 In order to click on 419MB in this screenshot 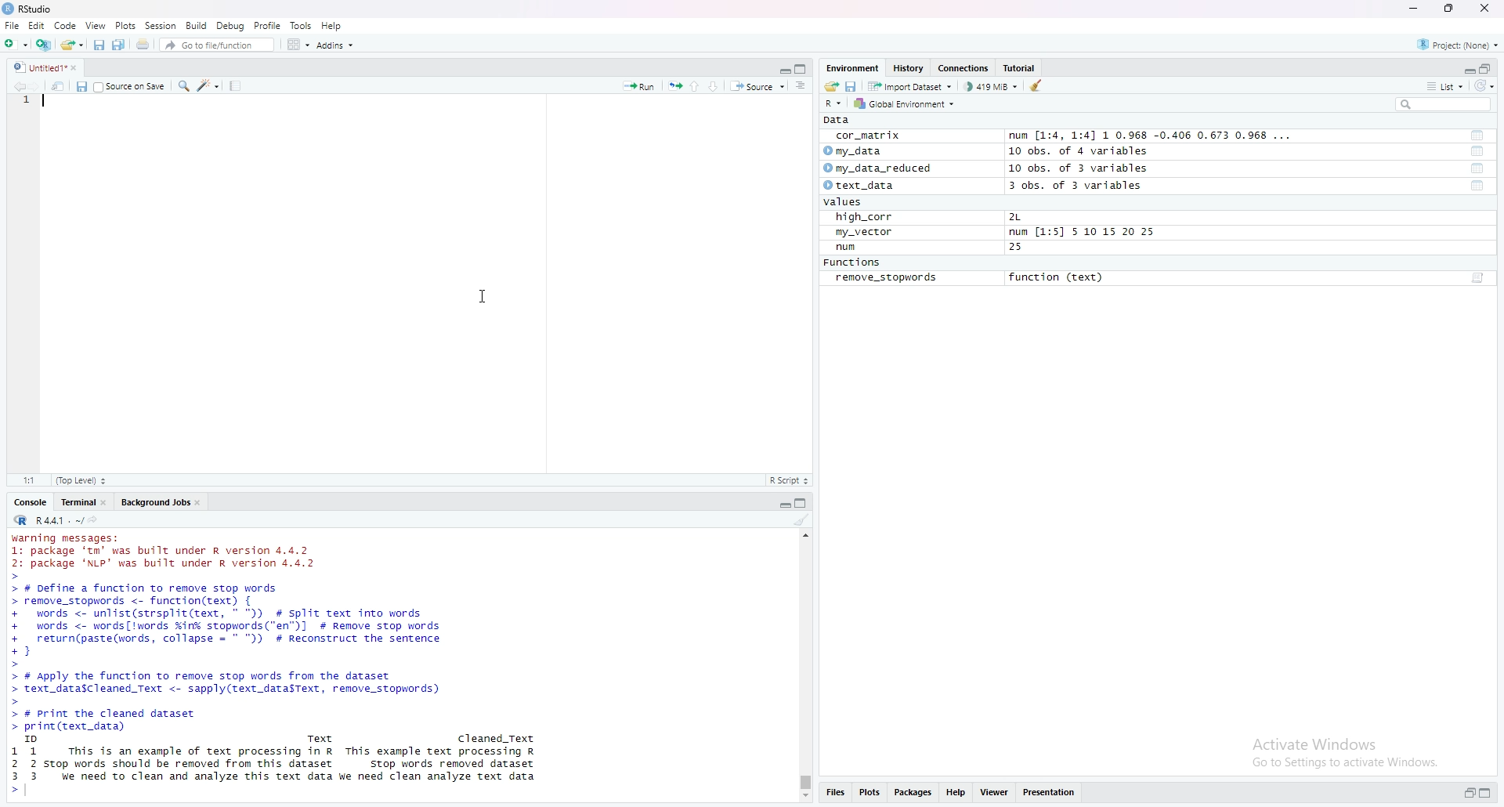, I will do `click(990, 88)`.